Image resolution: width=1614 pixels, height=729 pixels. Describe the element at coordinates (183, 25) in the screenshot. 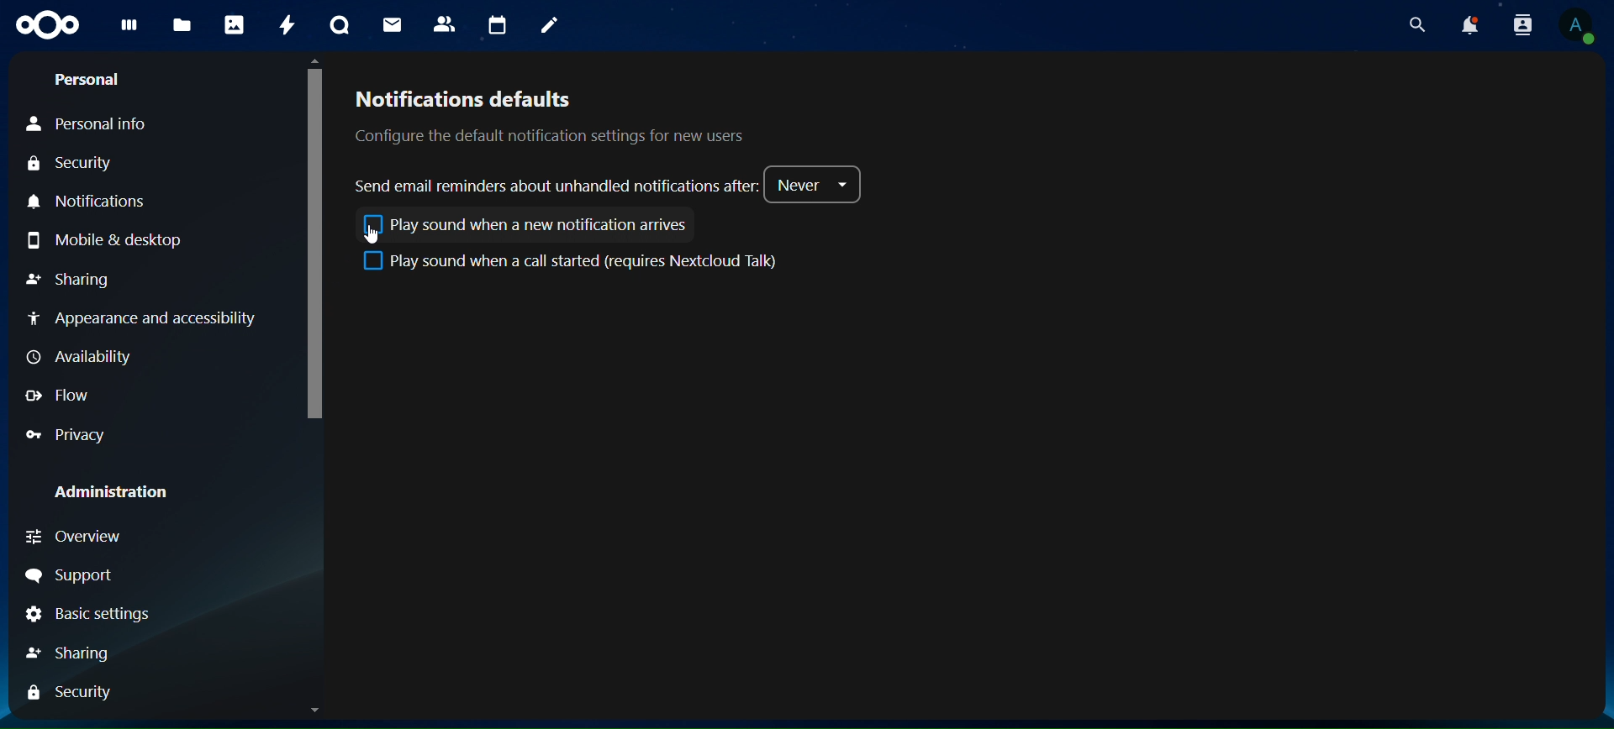

I see `files` at that location.